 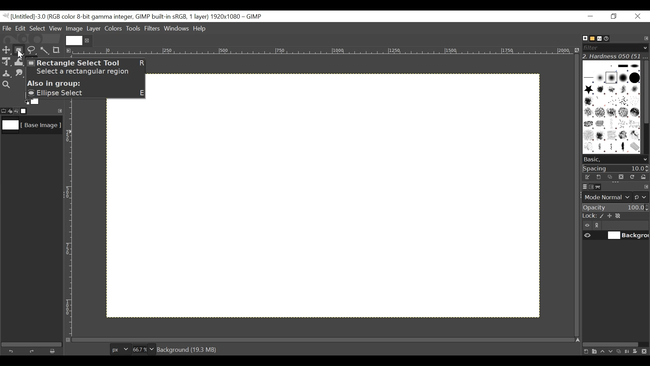 What do you see at coordinates (587, 177) in the screenshot?
I see `Edit the brush` at bounding box center [587, 177].